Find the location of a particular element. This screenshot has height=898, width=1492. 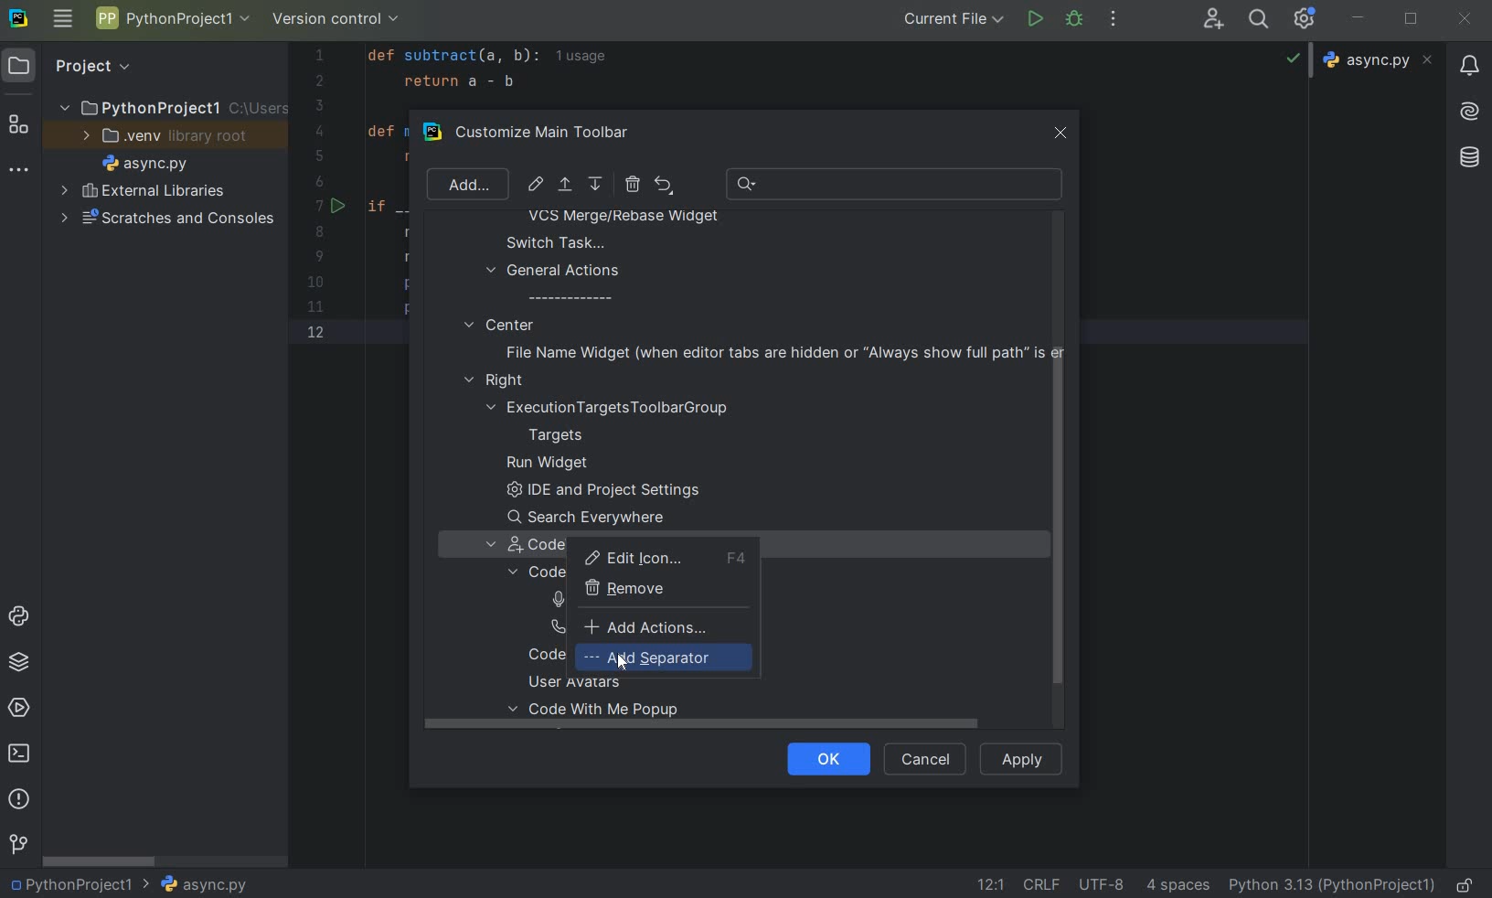

RESTORE DOWN is located at coordinates (1412, 16).